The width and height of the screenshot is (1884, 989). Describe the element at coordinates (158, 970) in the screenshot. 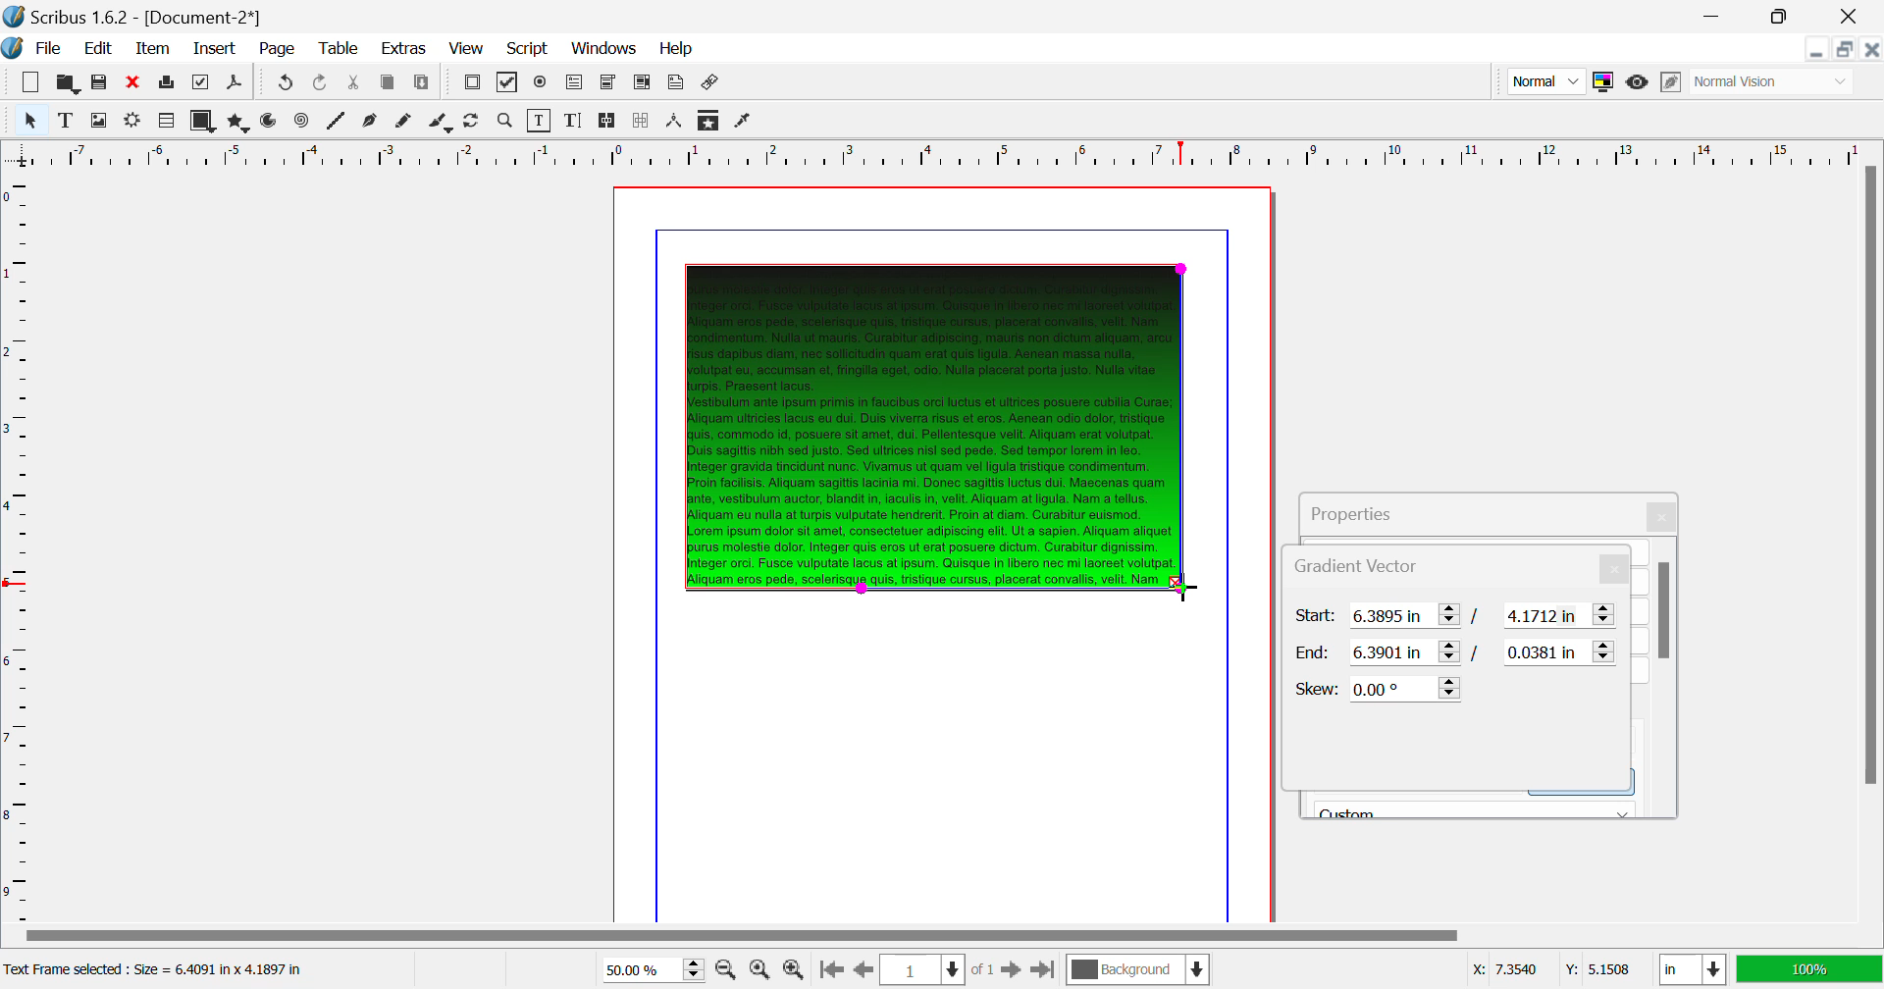

I see `Text Frame selected: Size = 6.4091 in x 4.1897 in` at that location.